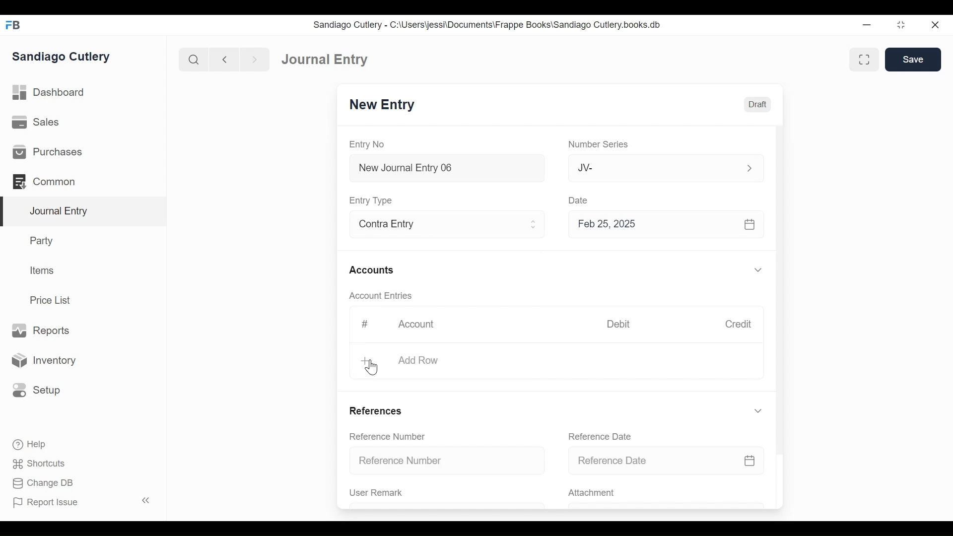  What do you see at coordinates (44, 240) in the screenshot?
I see `Party` at bounding box center [44, 240].